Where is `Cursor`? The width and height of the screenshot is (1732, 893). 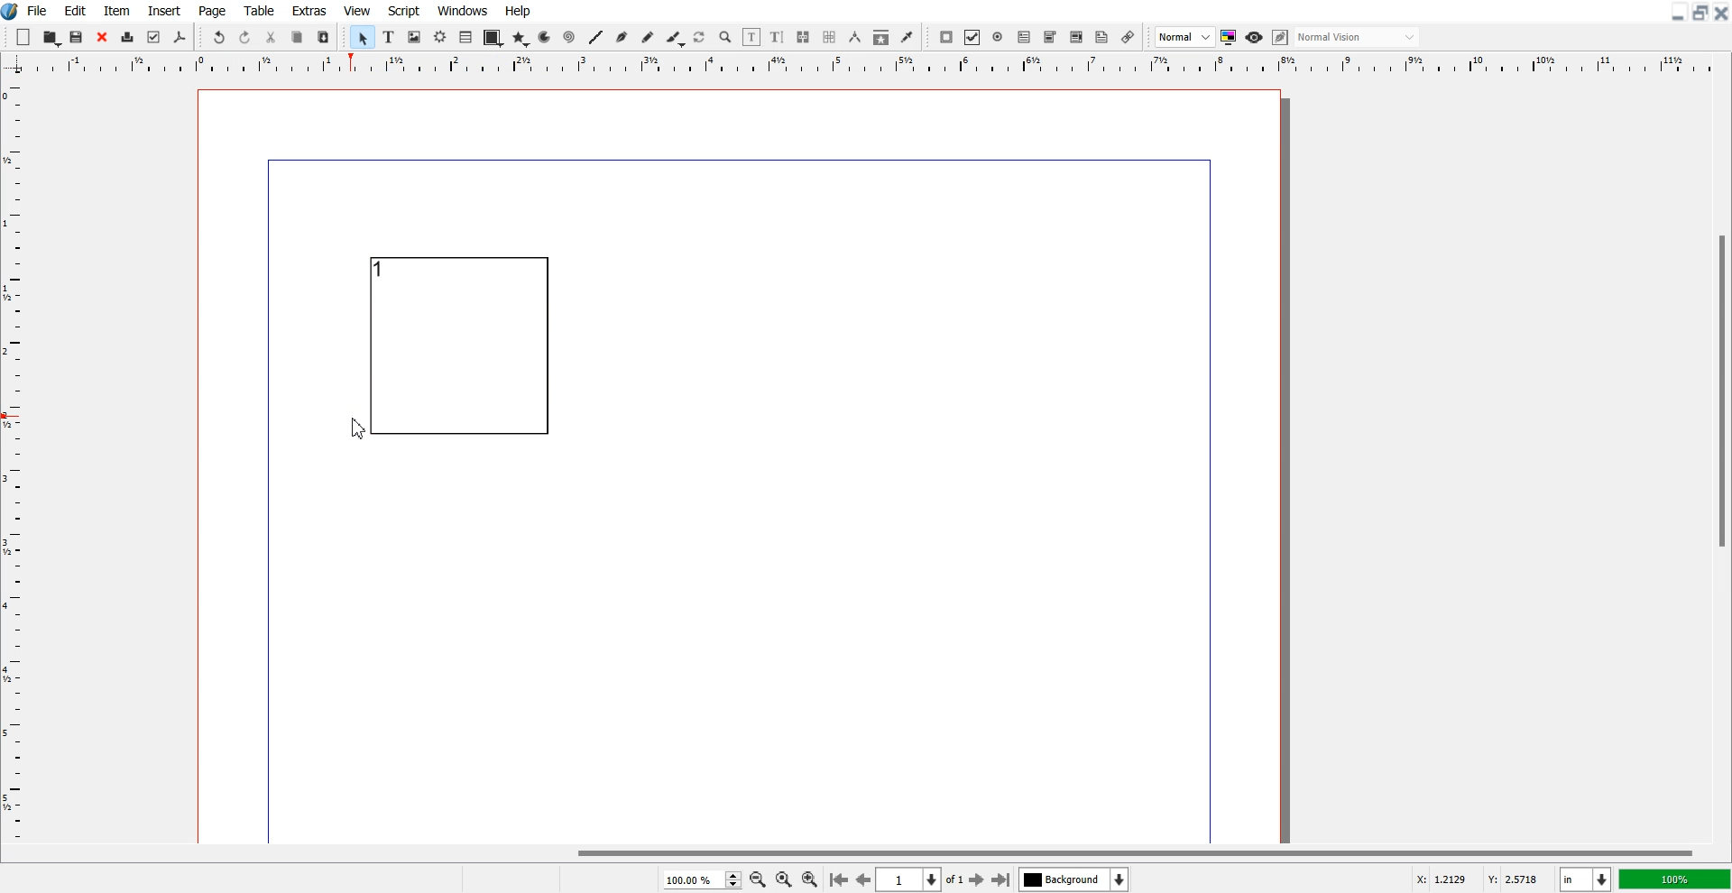 Cursor is located at coordinates (360, 430).